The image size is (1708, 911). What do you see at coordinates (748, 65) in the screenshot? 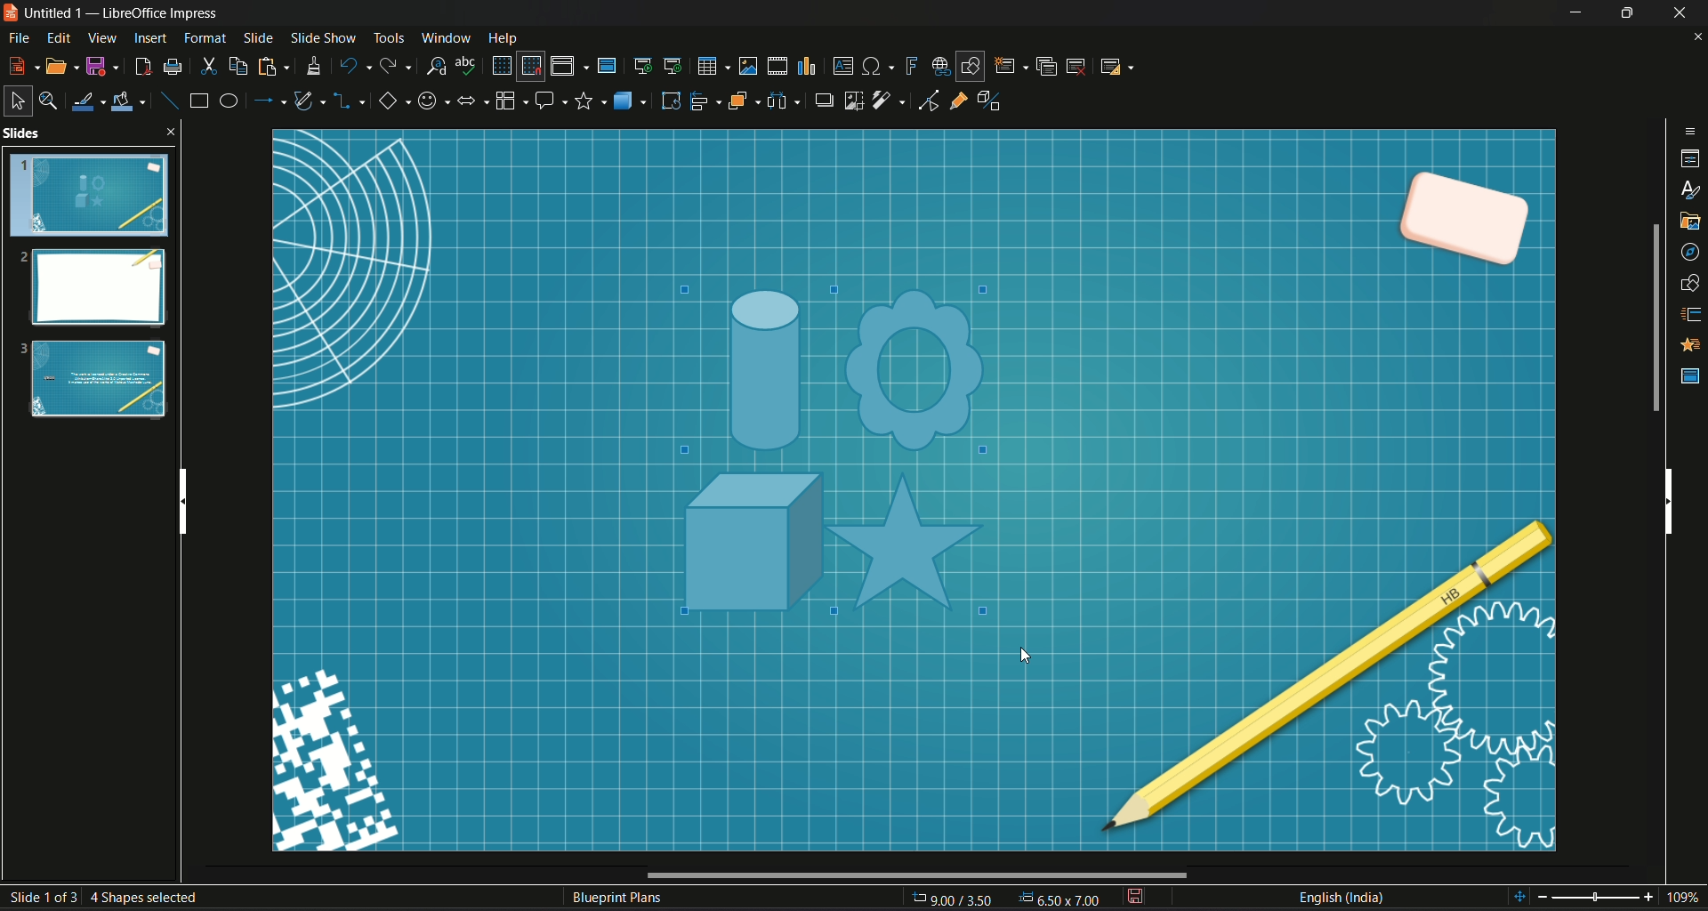
I see `insert image` at bounding box center [748, 65].